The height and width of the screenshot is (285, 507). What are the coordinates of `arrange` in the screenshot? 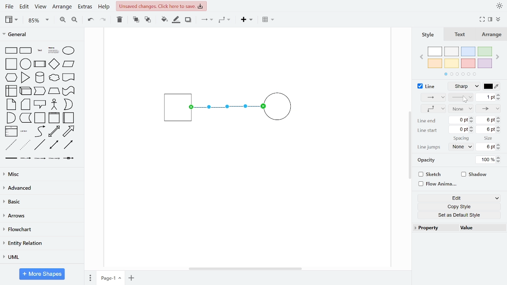 It's located at (492, 35).